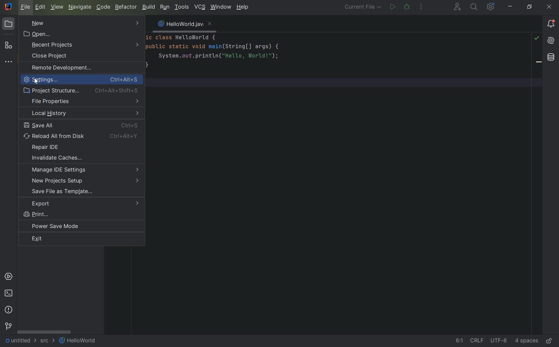 This screenshot has height=347, width=559. Describe the element at coordinates (477, 341) in the screenshot. I see `line separator` at that location.